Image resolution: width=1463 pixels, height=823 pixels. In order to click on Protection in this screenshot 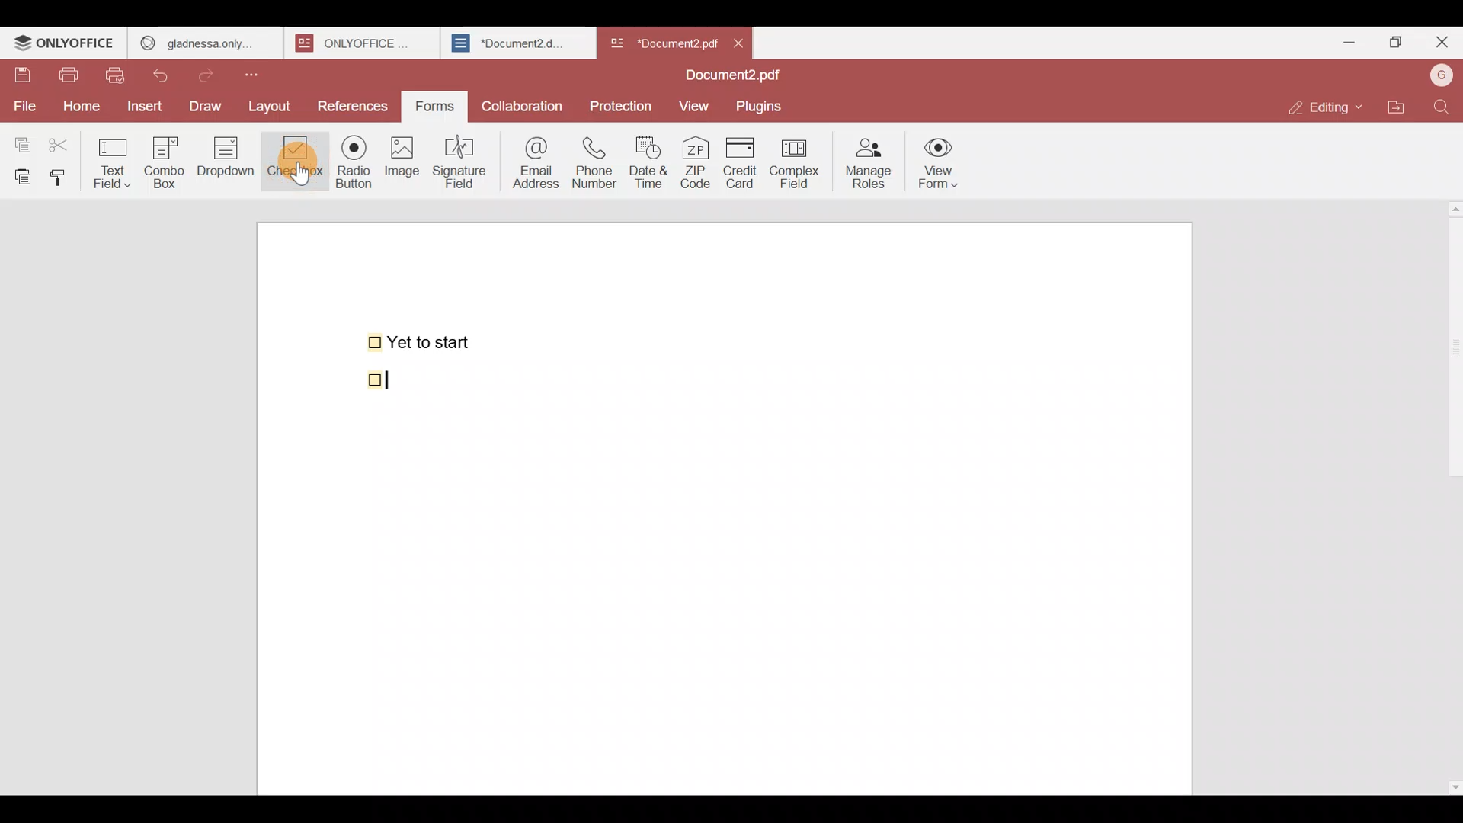, I will do `click(622, 105)`.